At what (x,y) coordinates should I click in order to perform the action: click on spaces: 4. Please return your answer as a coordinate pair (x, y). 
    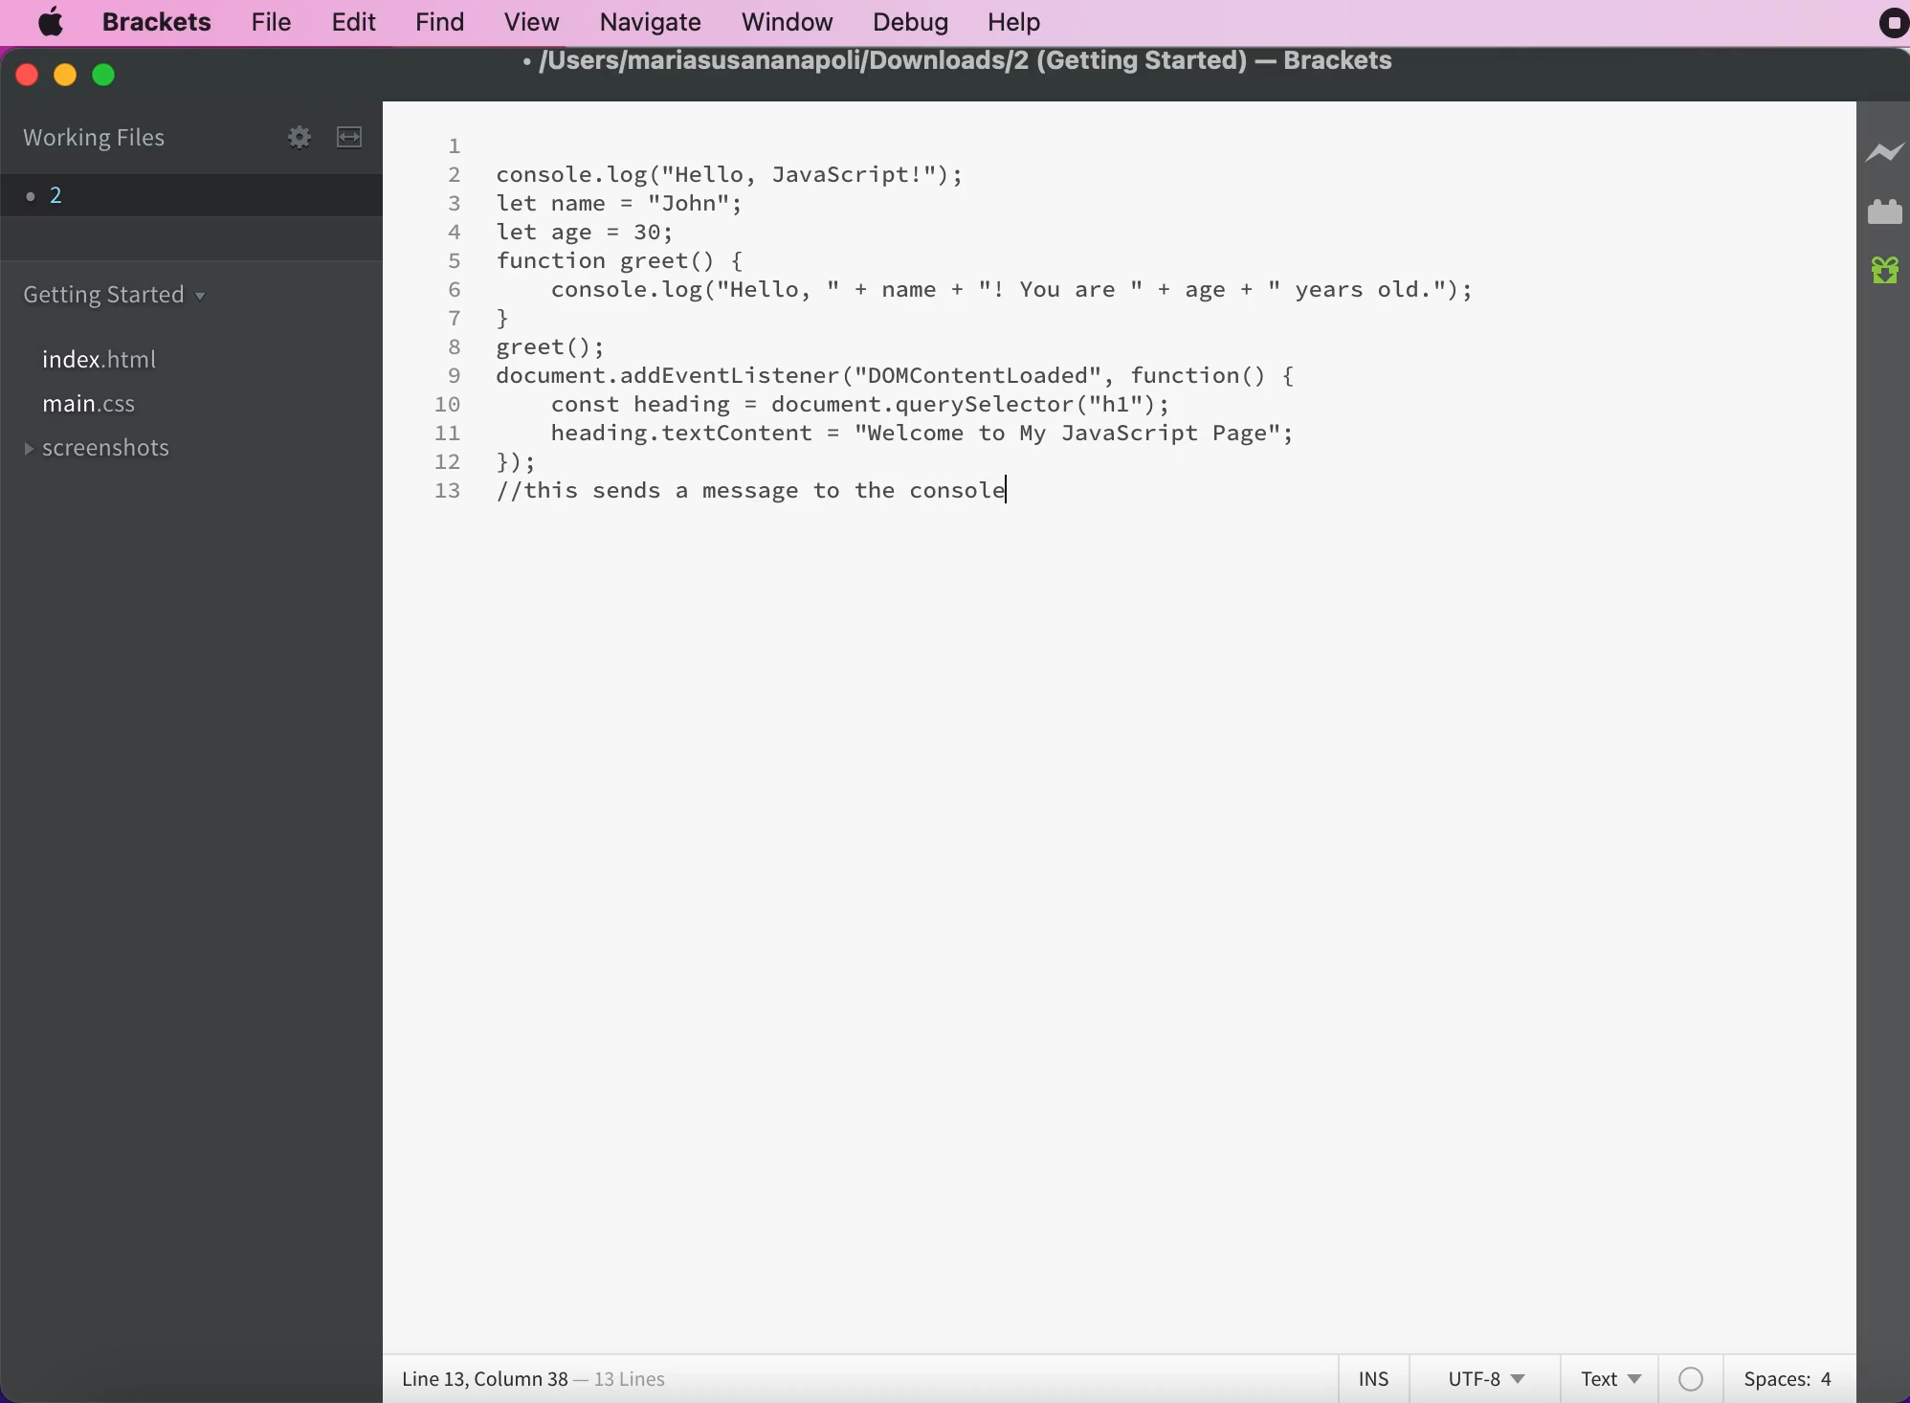
    Looking at the image, I should click on (1786, 1379).